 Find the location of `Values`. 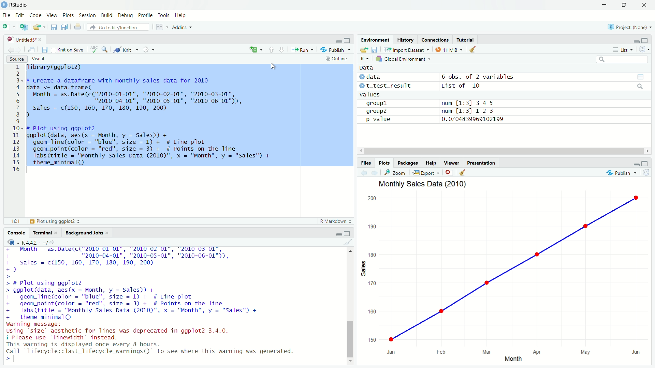

Values is located at coordinates (370, 95).